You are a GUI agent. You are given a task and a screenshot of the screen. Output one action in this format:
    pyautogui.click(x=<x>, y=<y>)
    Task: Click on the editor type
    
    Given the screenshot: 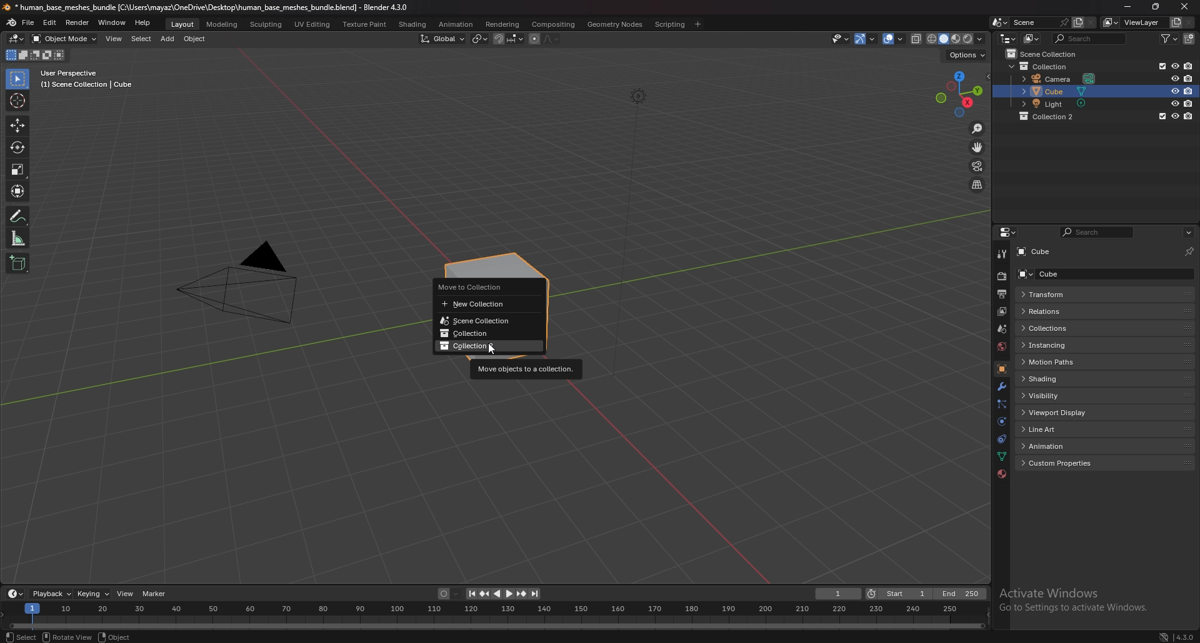 What is the action you would take?
    pyautogui.click(x=16, y=593)
    